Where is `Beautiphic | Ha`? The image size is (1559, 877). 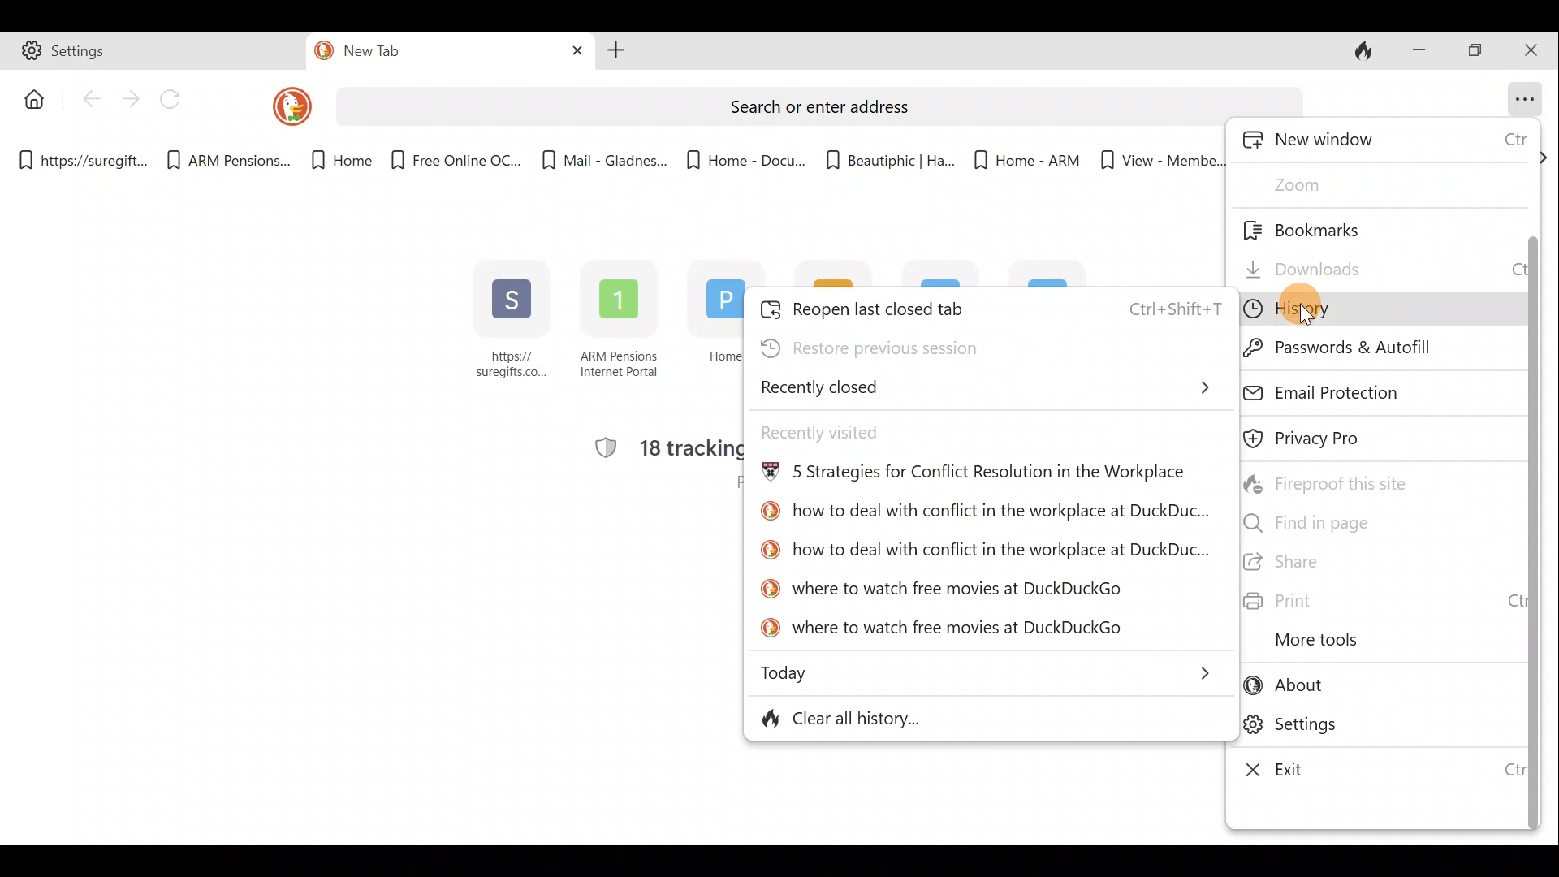
Beautiphic | Ha is located at coordinates (887, 157).